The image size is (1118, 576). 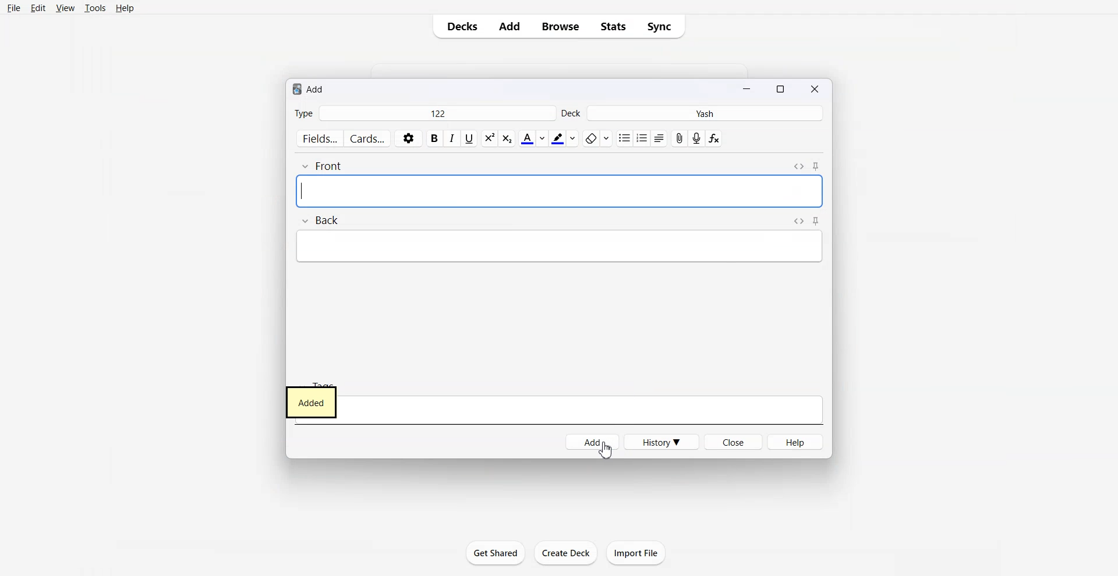 What do you see at coordinates (434, 138) in the screenshot?
I see `Bold` at bounding box center [434, 138].